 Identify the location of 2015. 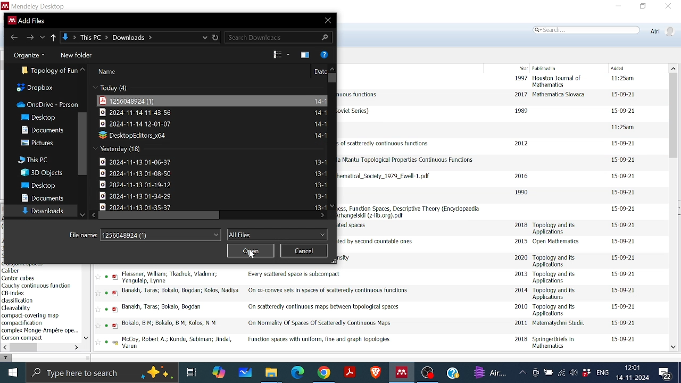
(519, 241).